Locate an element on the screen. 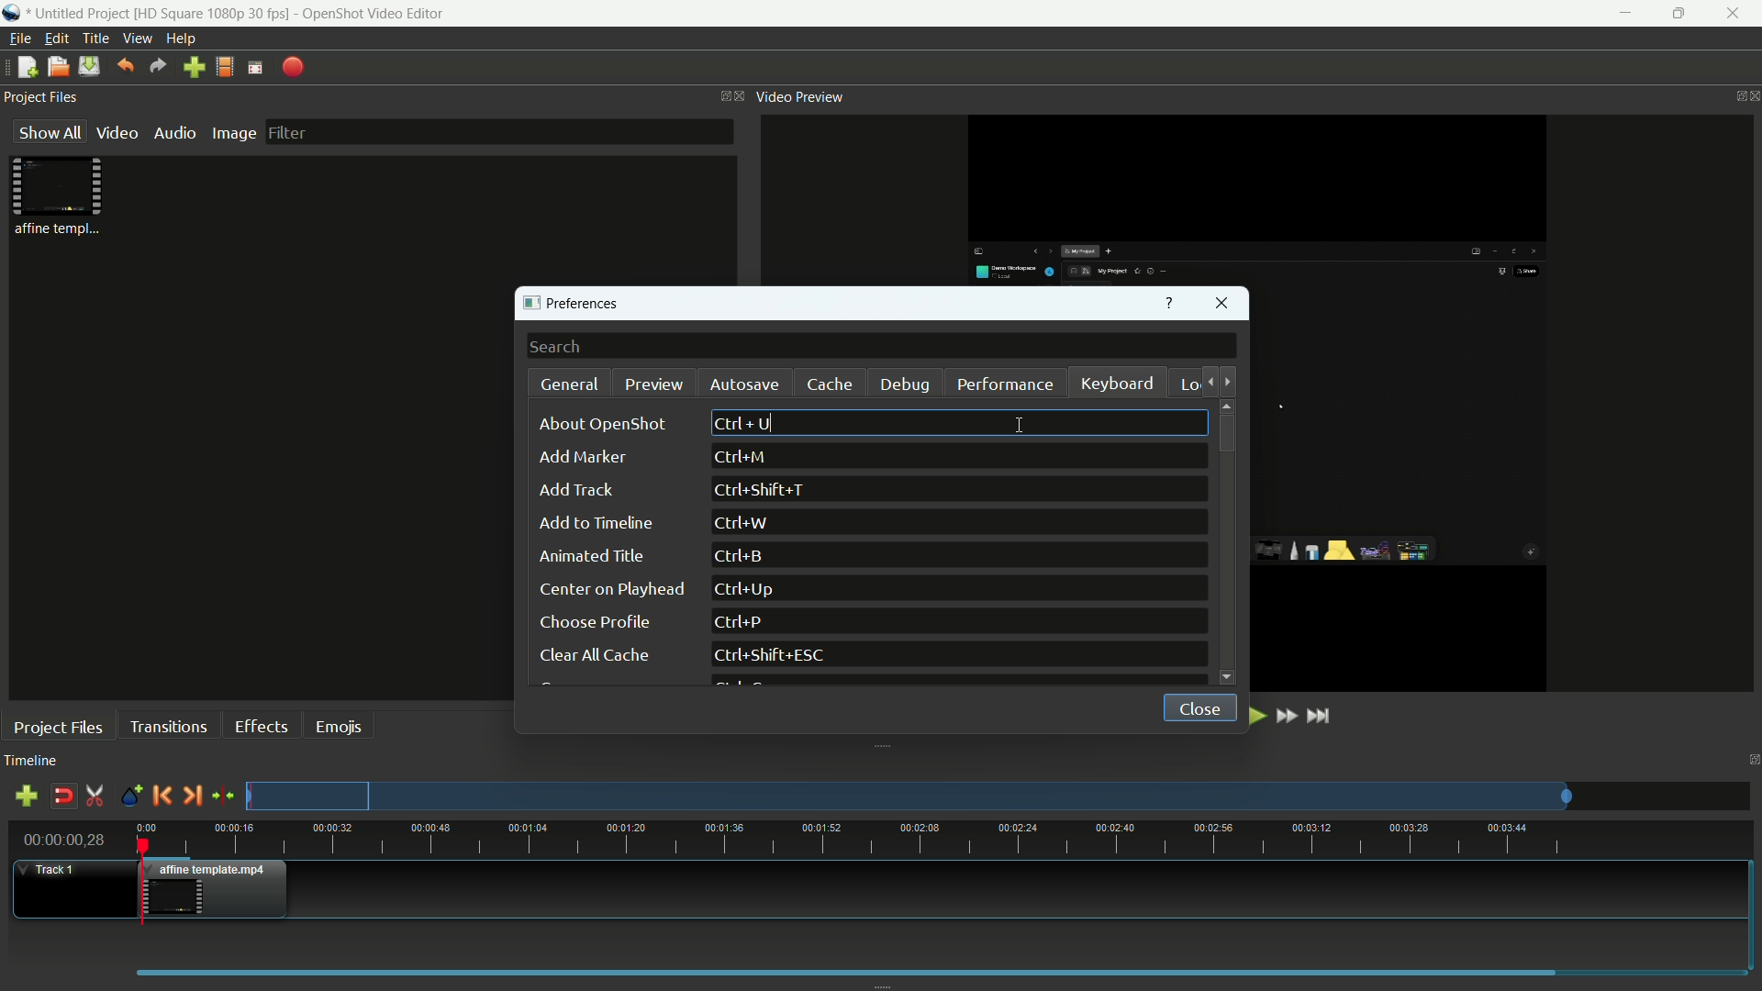 This screenshot has height=991, width=1762. debug is located at coordinates (908, 385).